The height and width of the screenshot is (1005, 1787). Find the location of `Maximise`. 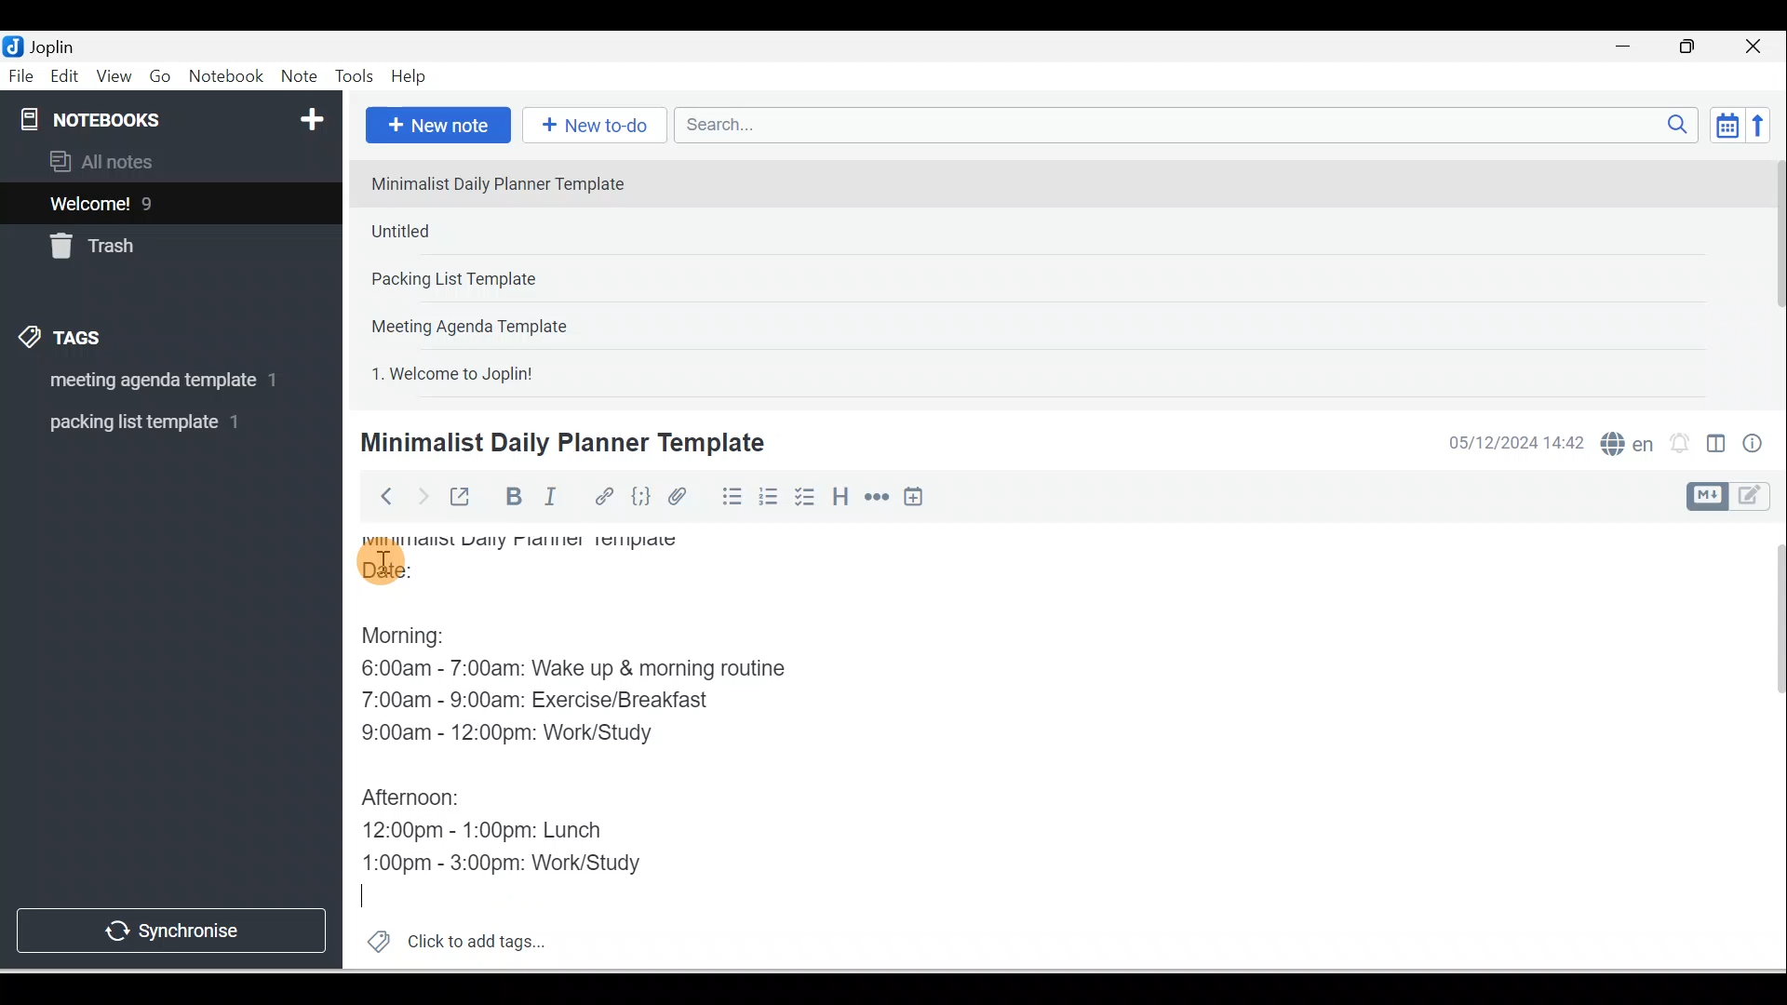

Maximise is located at coordinates (1694, 47).